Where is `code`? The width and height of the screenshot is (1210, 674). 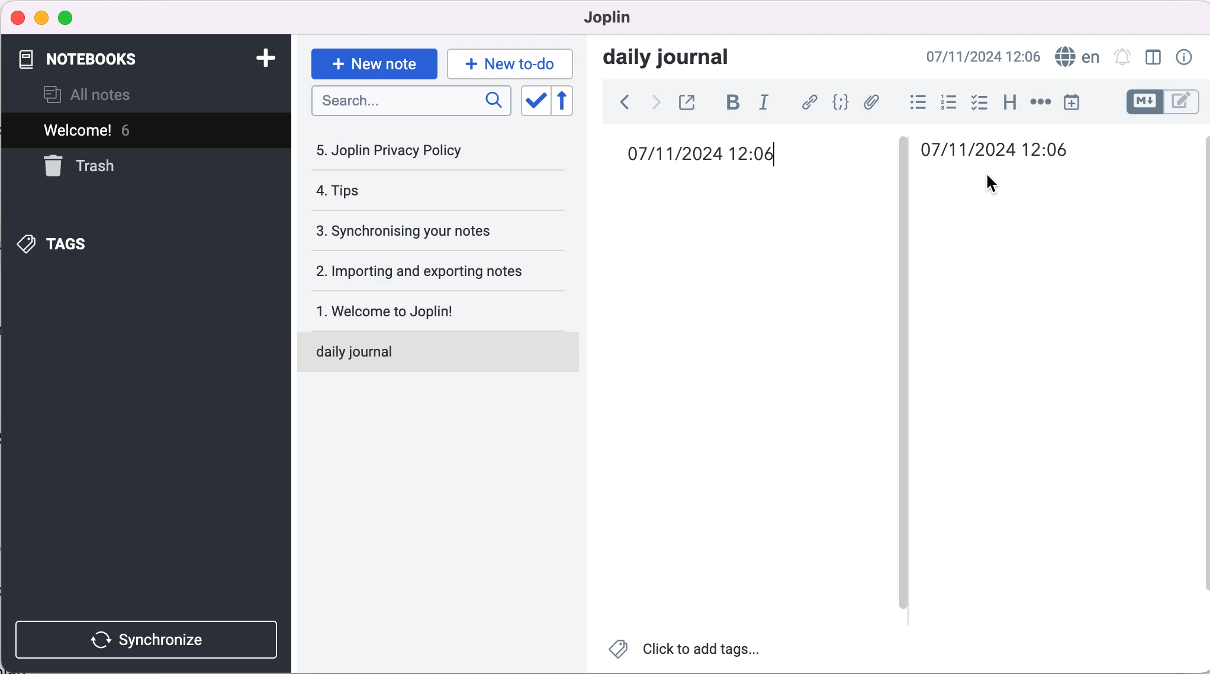
code is located at coordinates (837, 103).